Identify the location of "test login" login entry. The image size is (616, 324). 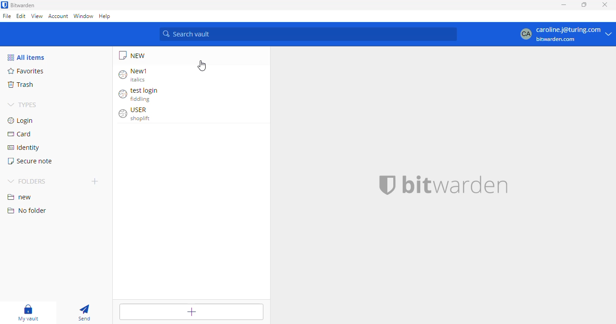
(140, 94).